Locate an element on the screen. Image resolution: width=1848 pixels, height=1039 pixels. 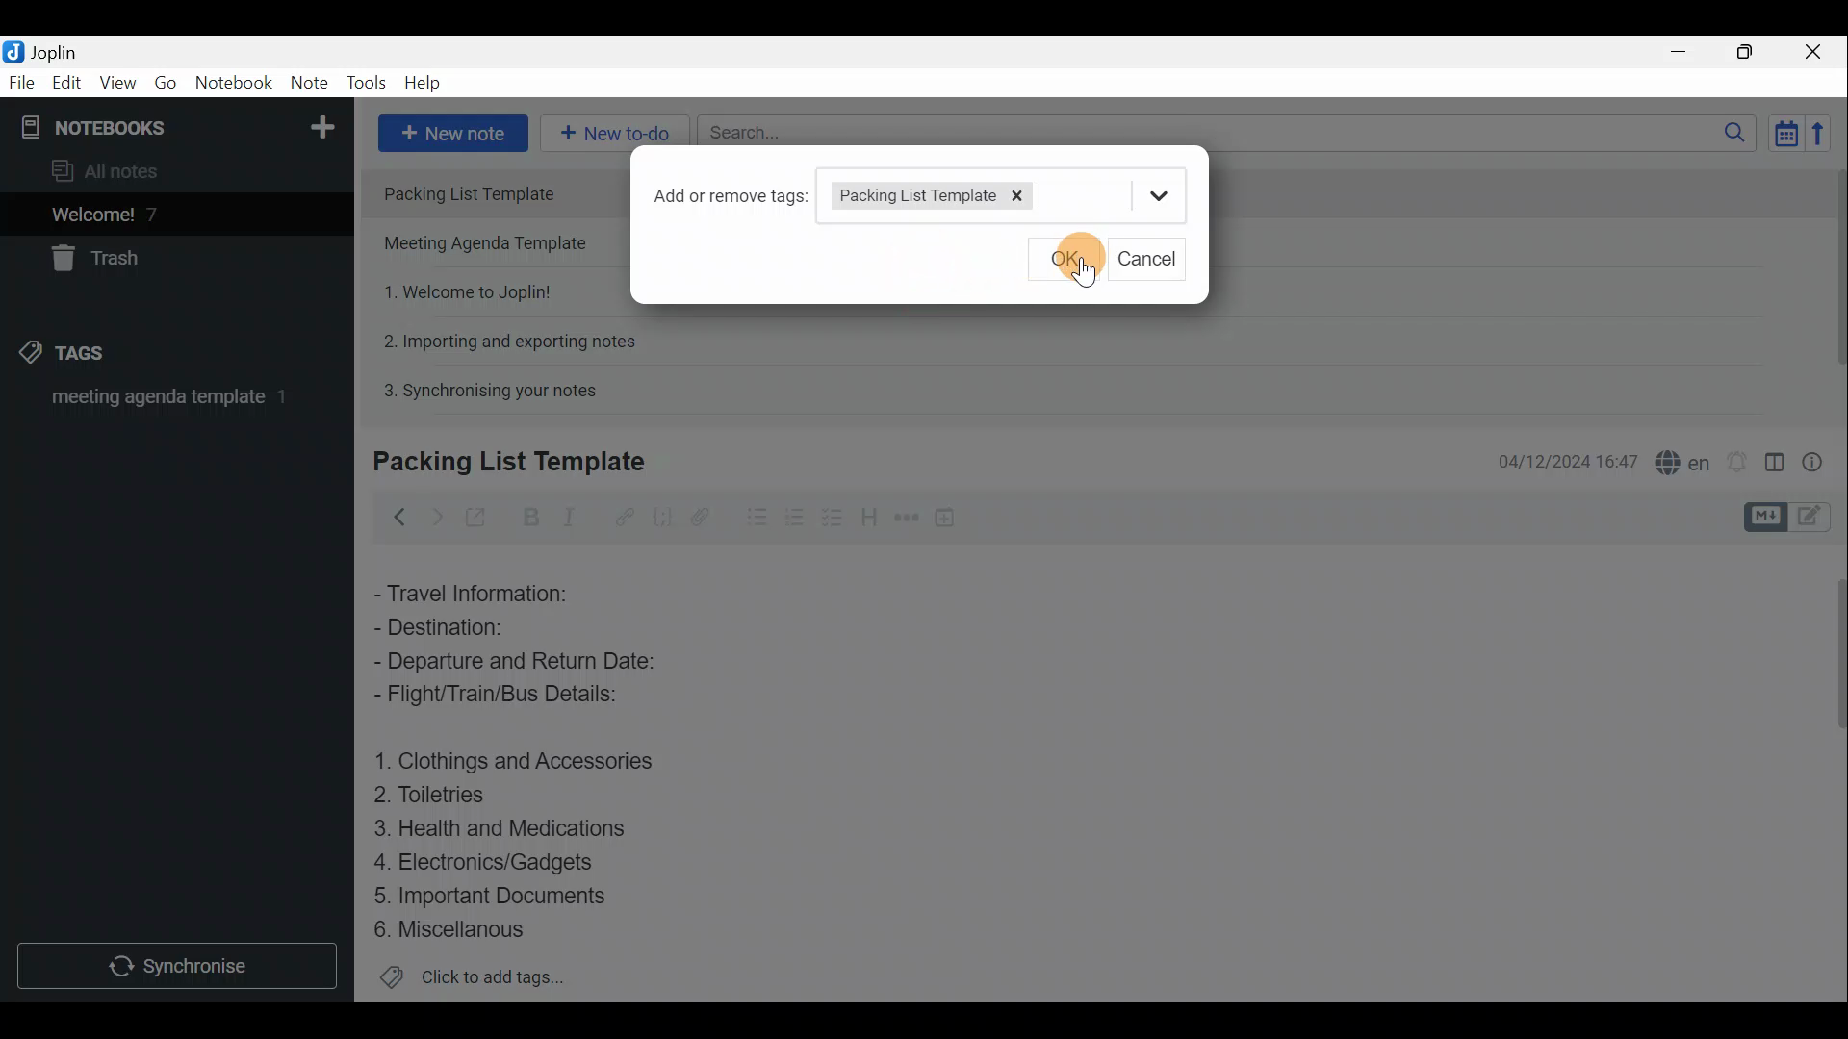
Numbered list is located at coordinates (834, 517).